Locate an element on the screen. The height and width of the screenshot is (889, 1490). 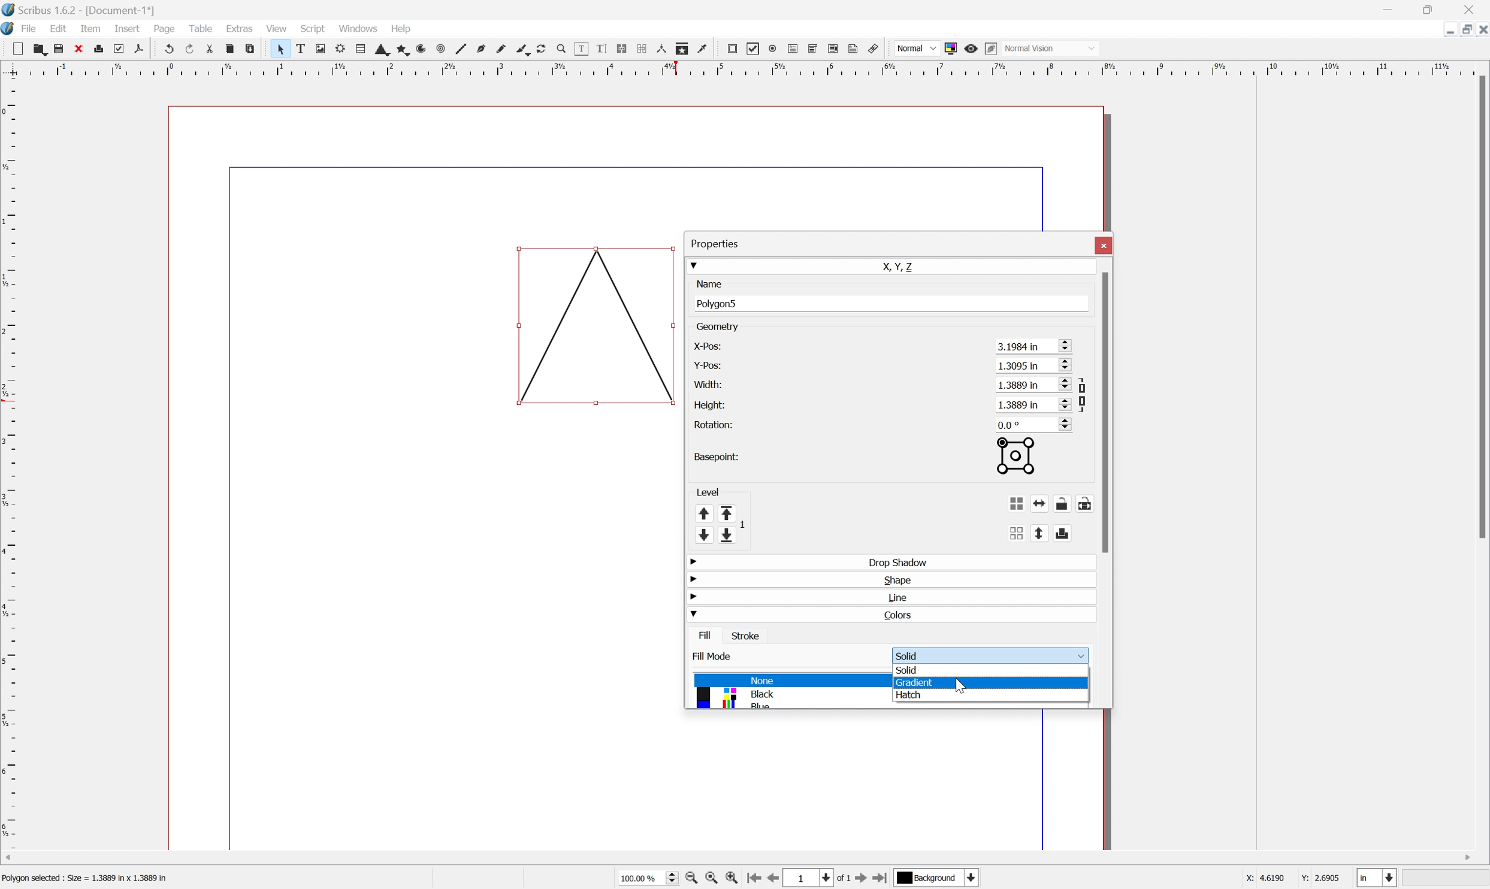
Copy item properties is located at coordinates (683, 50).